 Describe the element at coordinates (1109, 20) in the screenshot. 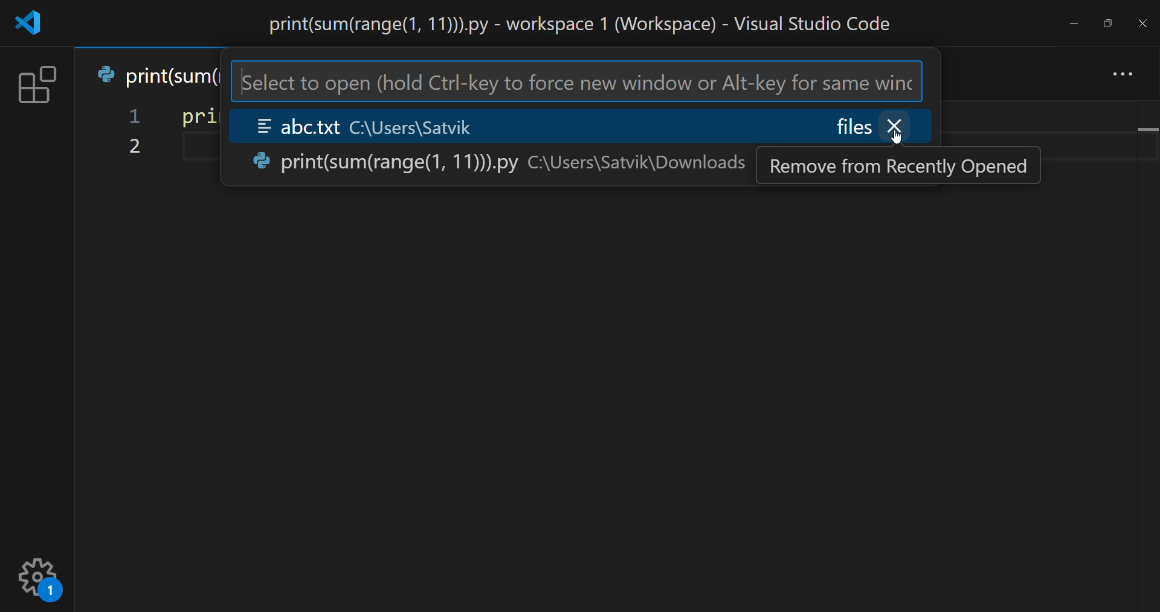

I see `maximize` at that location.